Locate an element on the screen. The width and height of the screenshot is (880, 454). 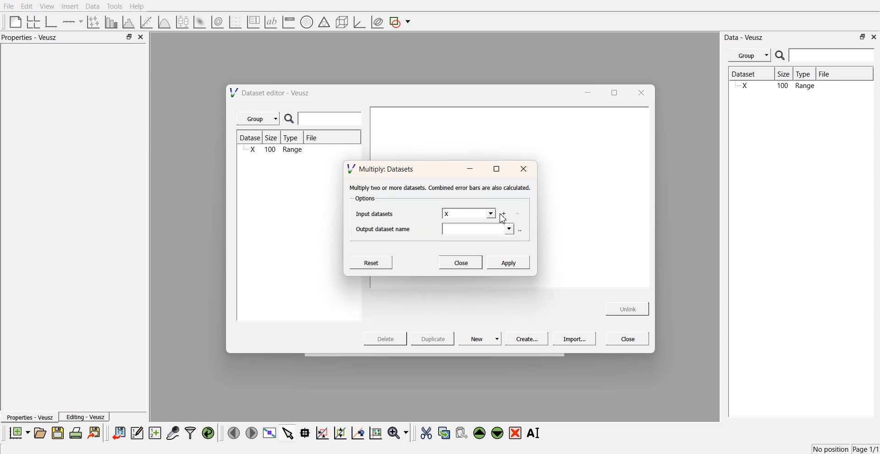
Type is located at coordinates (806, 74).